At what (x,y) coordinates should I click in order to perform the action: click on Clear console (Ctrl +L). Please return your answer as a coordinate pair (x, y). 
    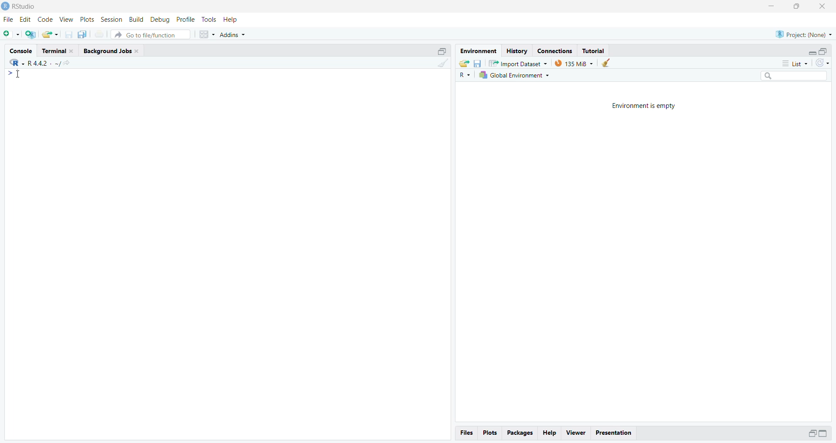
    Looking at the image, I should click on (441, 68).